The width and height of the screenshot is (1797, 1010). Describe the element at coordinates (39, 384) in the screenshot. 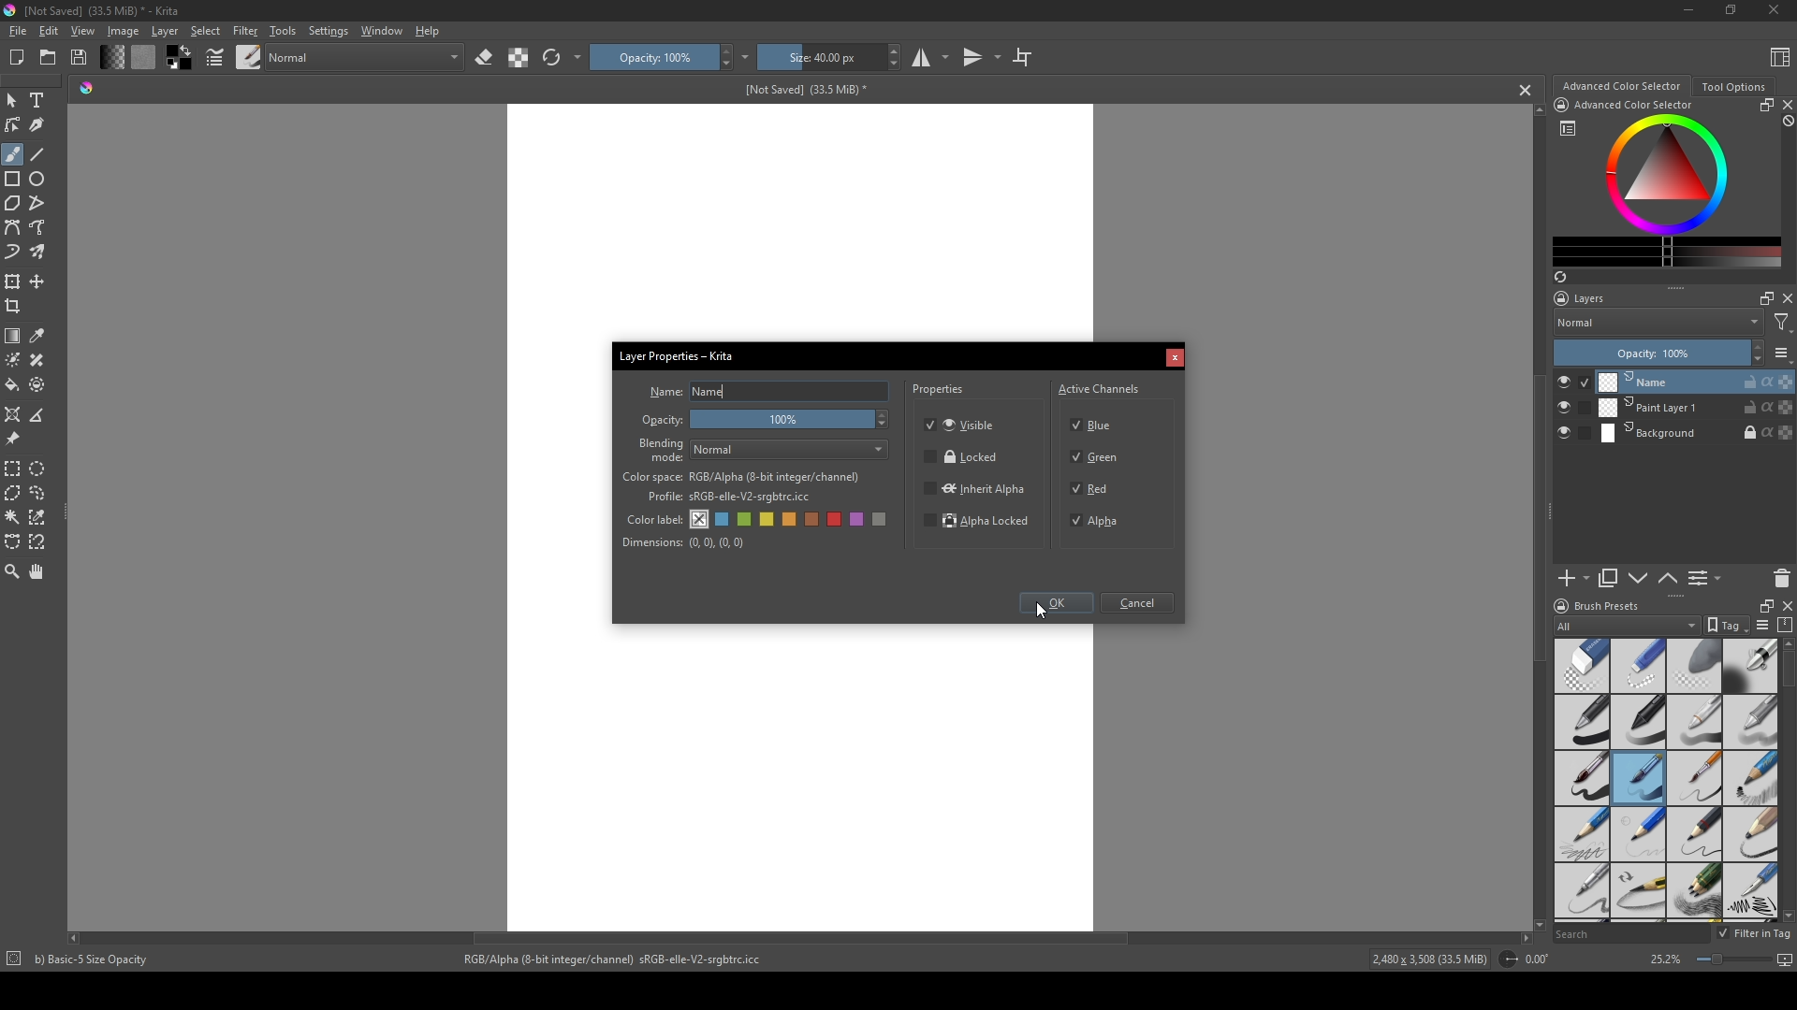

I see `enclose and fill` at that location.